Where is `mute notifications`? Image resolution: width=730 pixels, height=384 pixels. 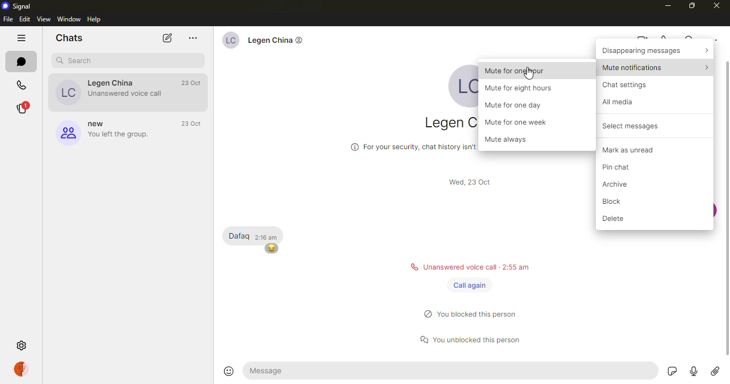
mute notifications is located at coordinates (657, 66).